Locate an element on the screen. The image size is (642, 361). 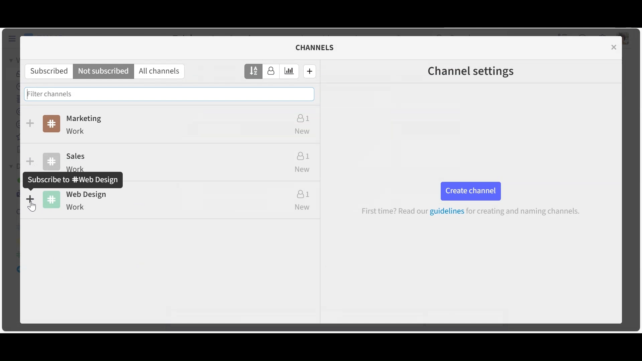
Not subscribed is located at coordinates (104, 72).